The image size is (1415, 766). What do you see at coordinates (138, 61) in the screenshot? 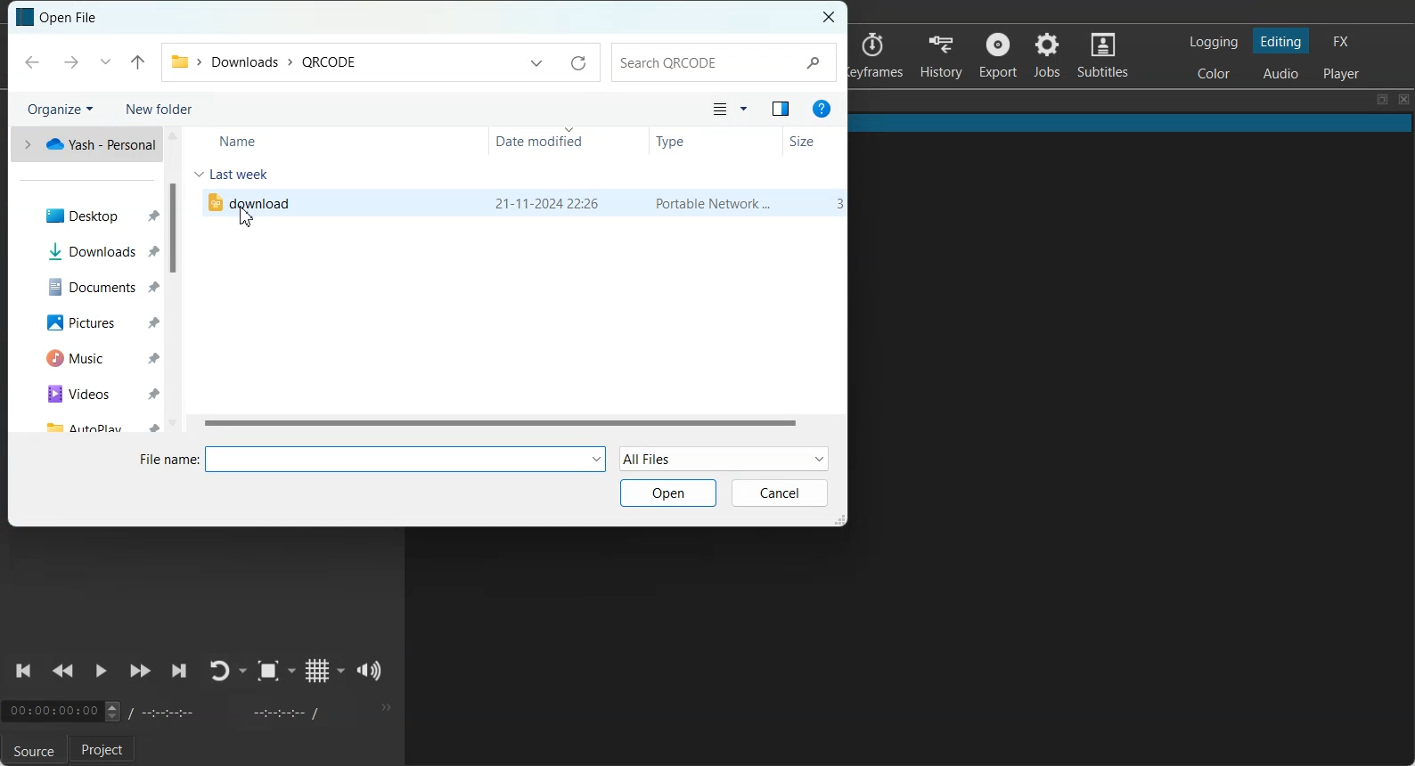
I see `Up to last file` at bounding box center [138, 61].